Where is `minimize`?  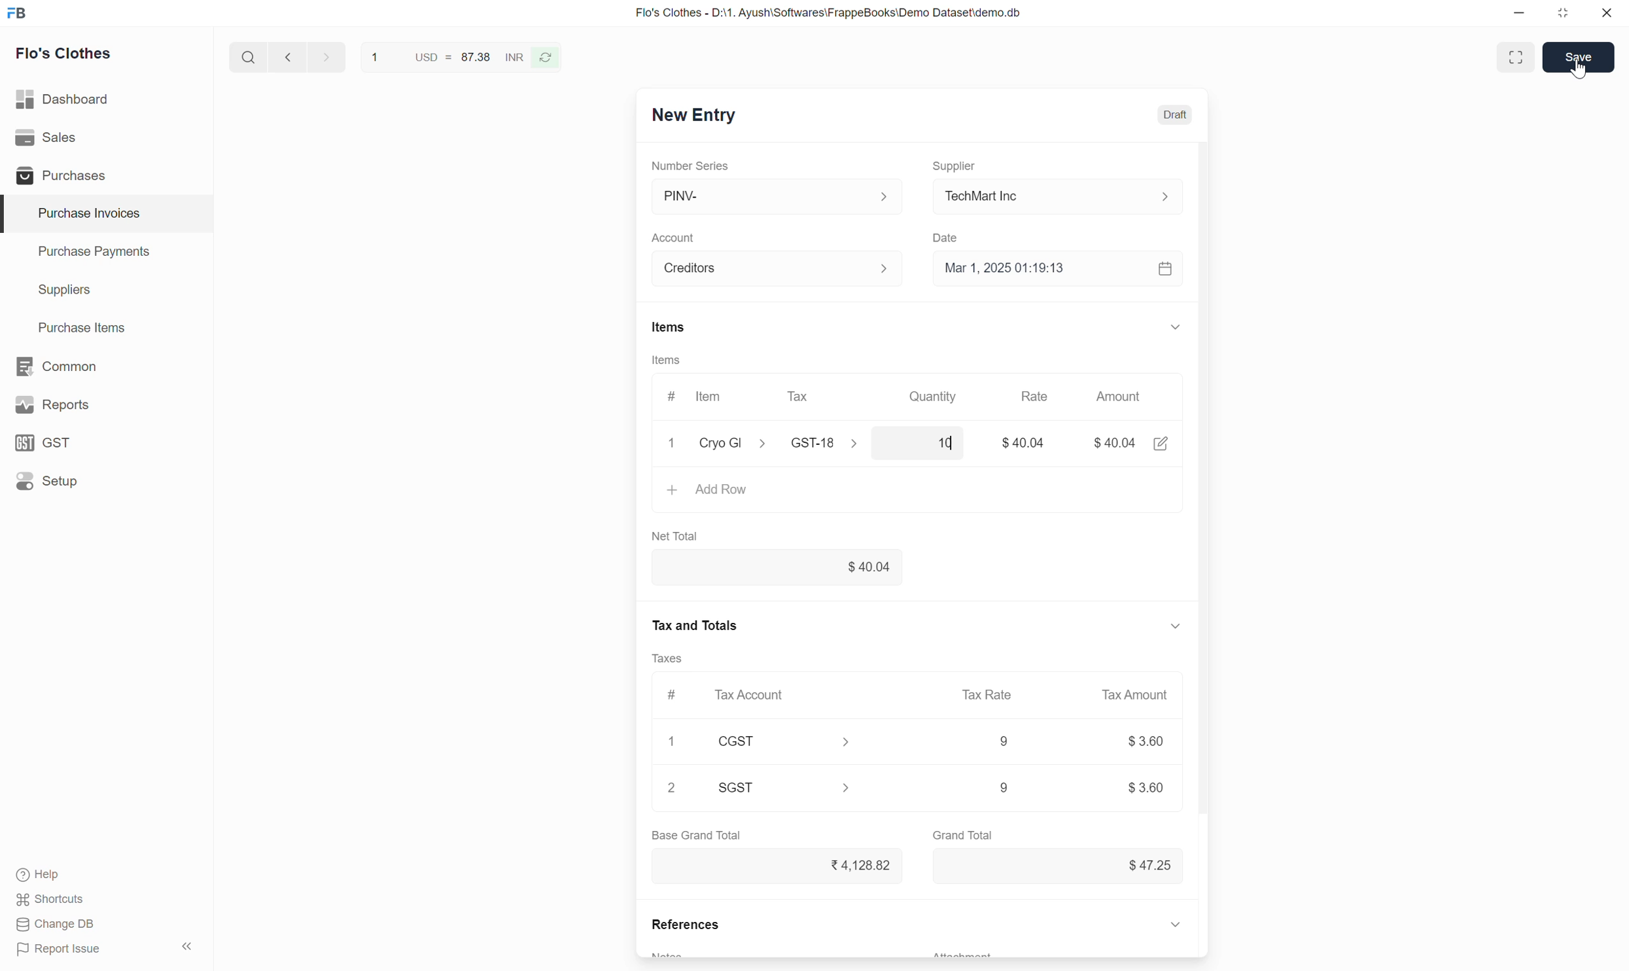 minimize is located at coordinates (1520, 16).